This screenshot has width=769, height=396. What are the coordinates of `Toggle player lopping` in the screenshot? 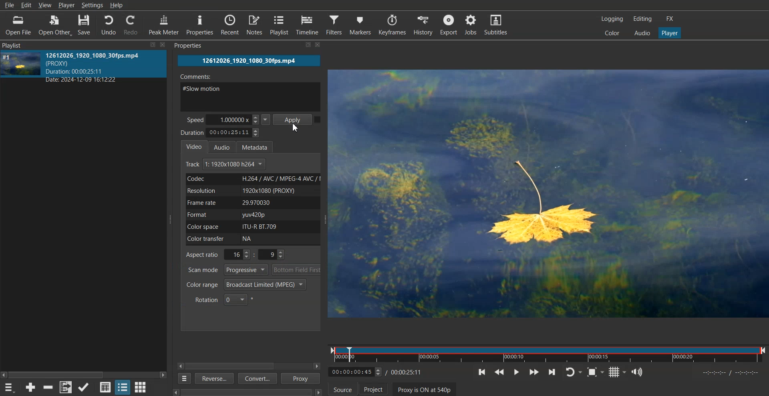 It's located at (574, 372).